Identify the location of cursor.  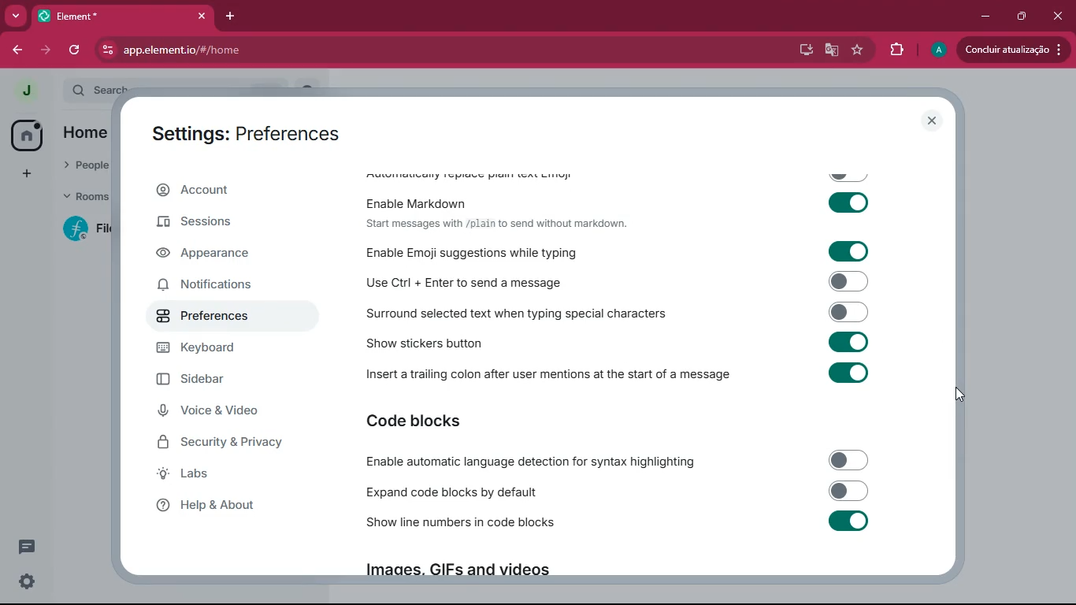
(959, 393).